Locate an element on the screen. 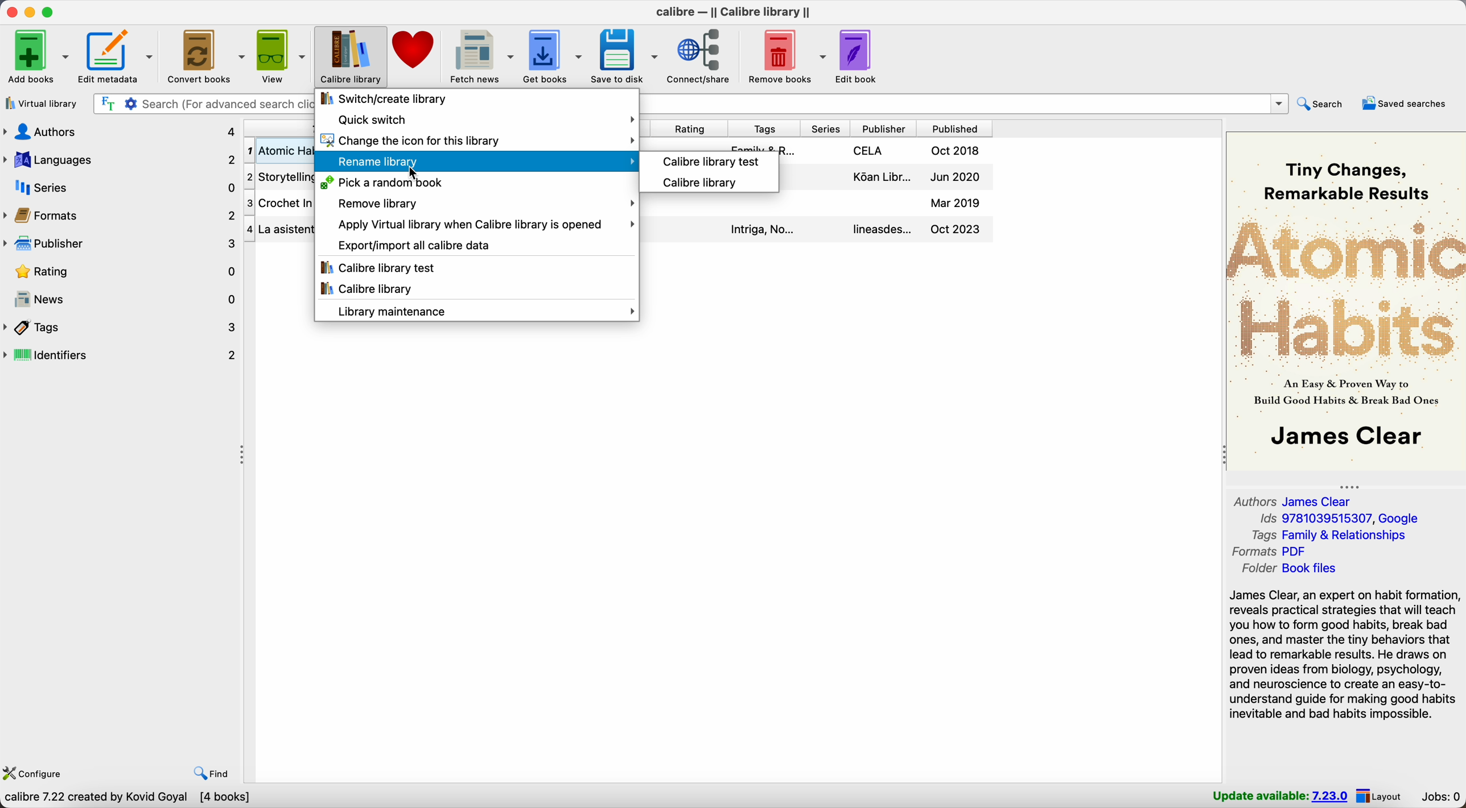 The width and height of the screenshot is (1466, 808). search is located at coordinates (1324, 105).